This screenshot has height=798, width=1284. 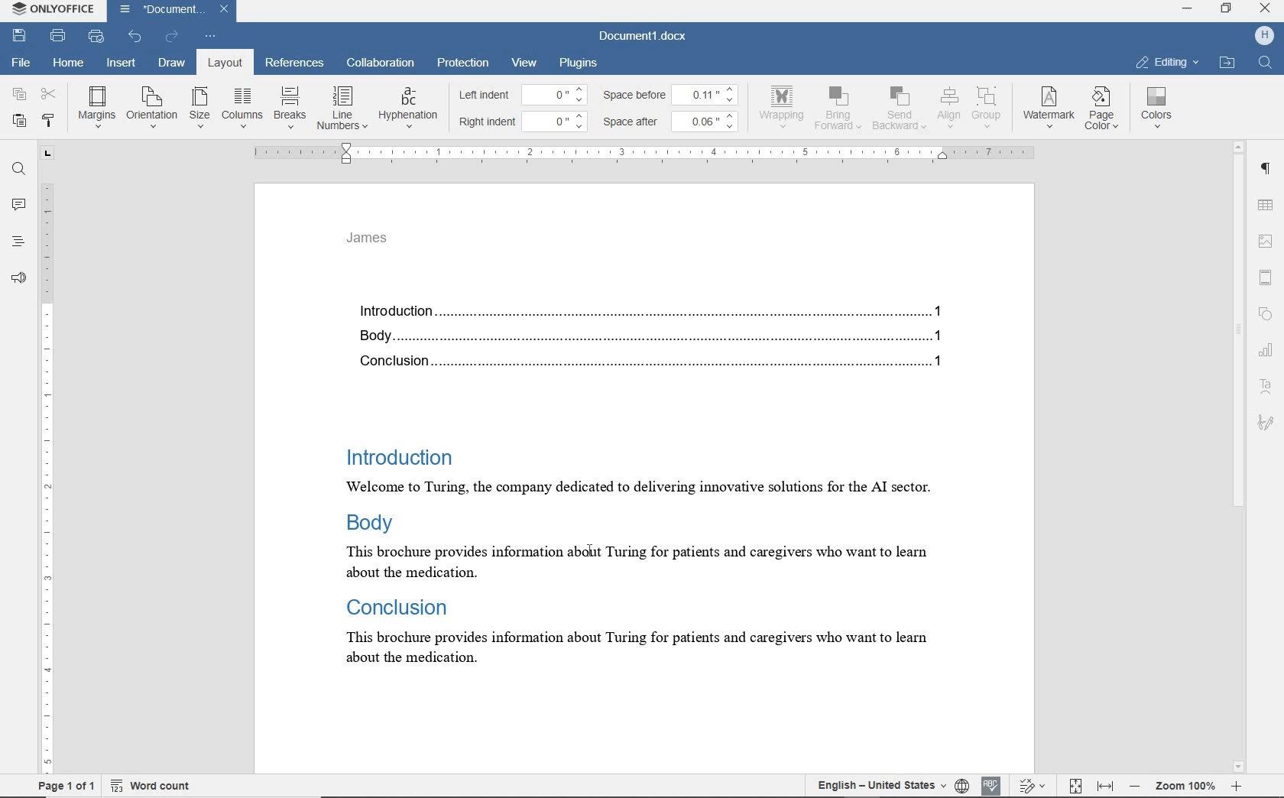 I want to click on plugins, so click(x=581, y=62).